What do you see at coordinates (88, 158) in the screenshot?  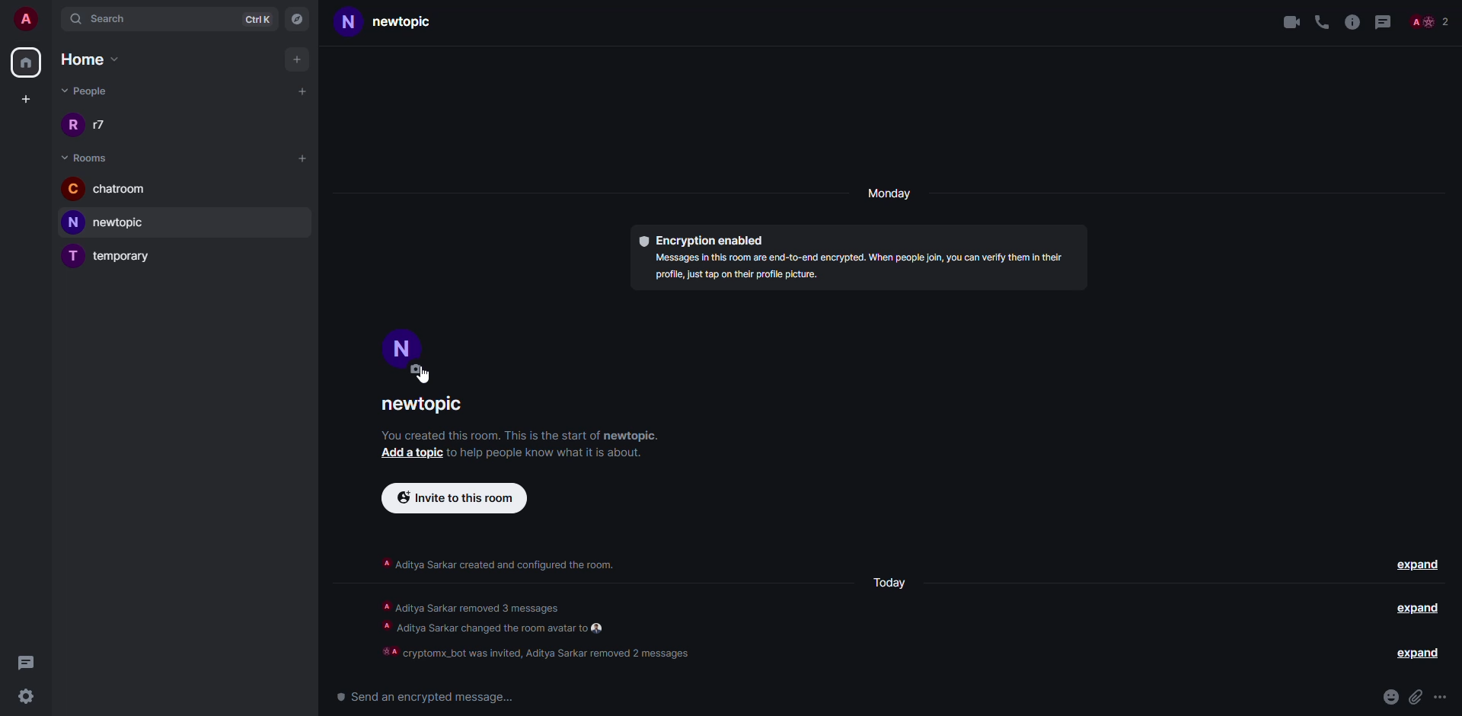 I see `rooms` at bounding box center [88, 158].